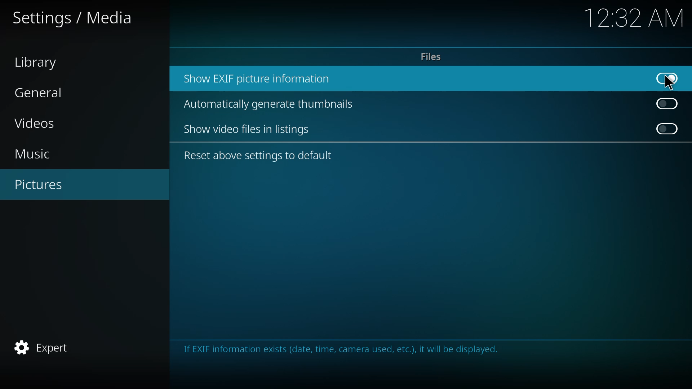 This screenshot has width=692, height=389. Describe the element at coordinates (668, 129) in the screenshot. I see `click to enable` at that location.